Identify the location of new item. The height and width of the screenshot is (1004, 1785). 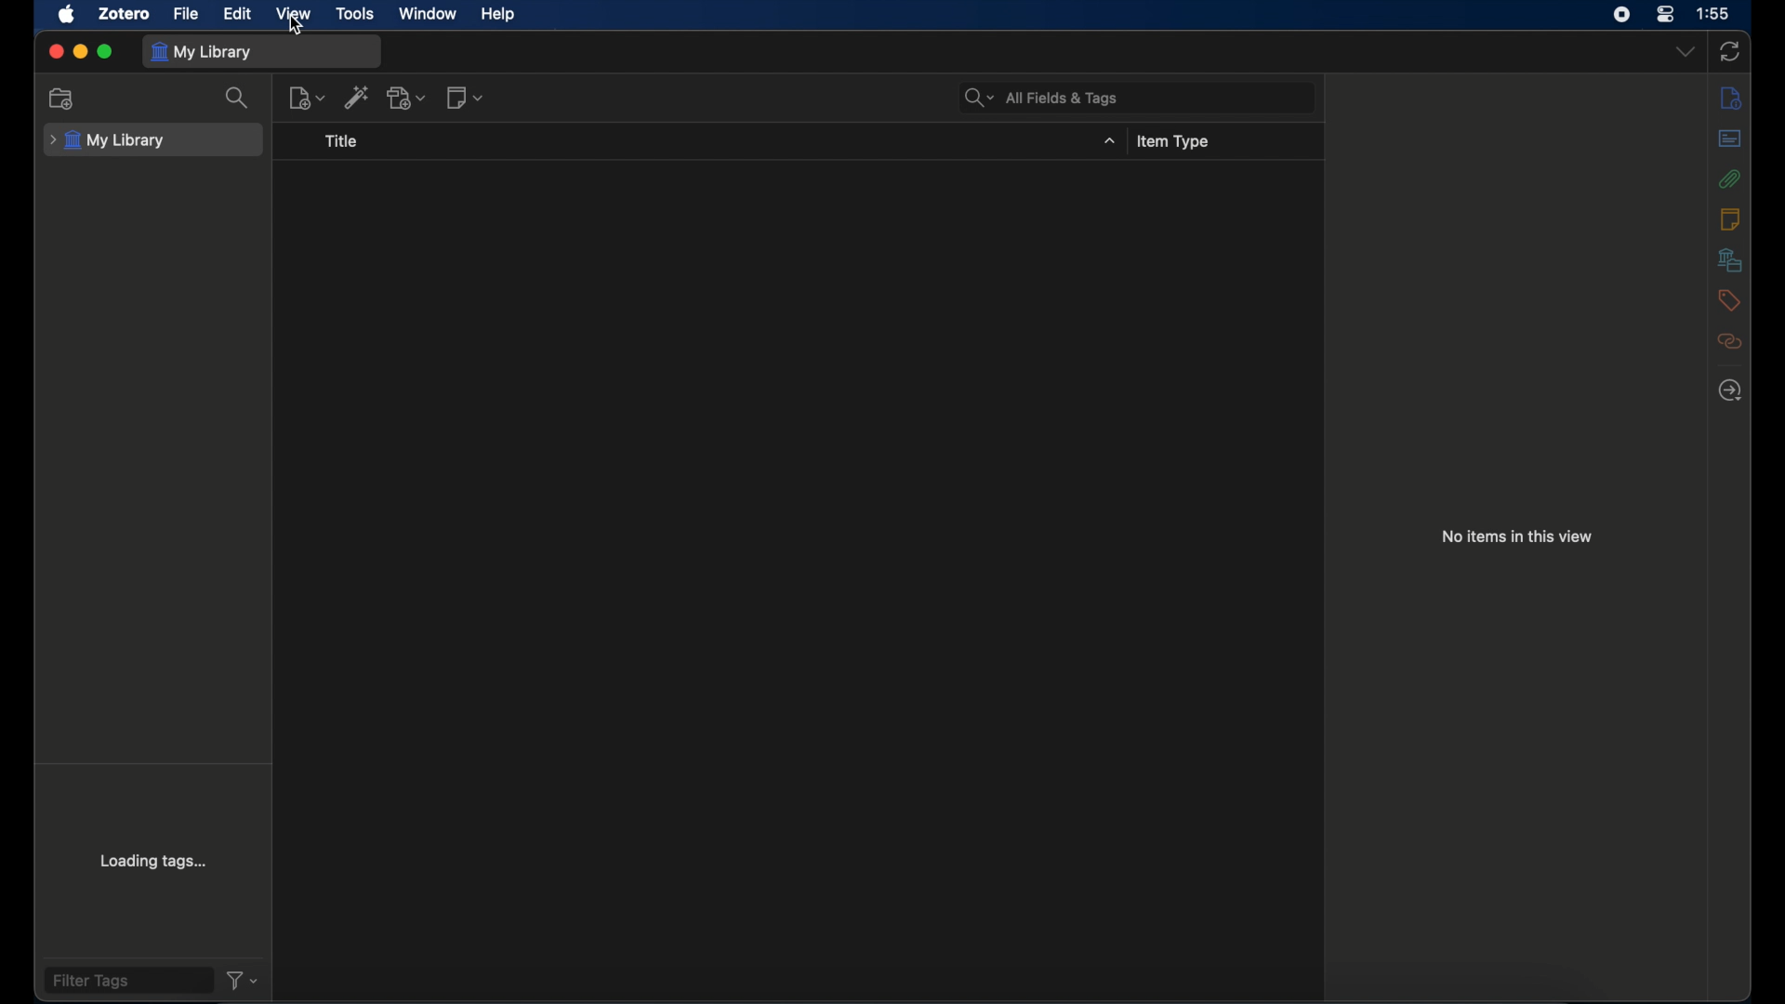
(306, 97).